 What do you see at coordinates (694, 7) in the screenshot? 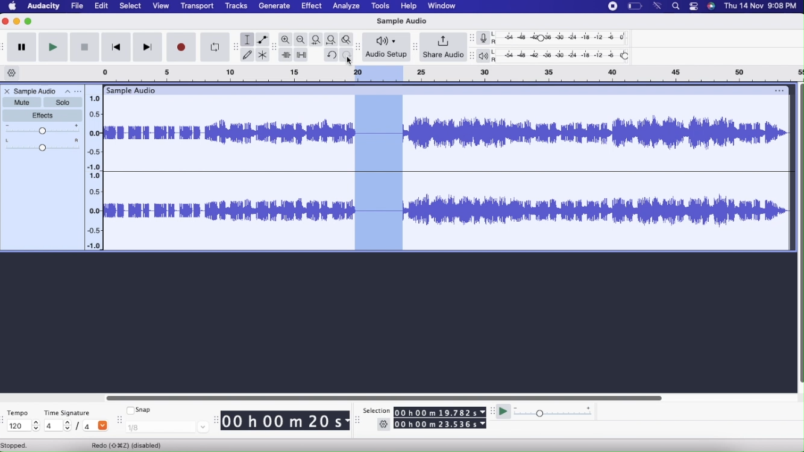
I see `control center` at bounding box center [694, 7].